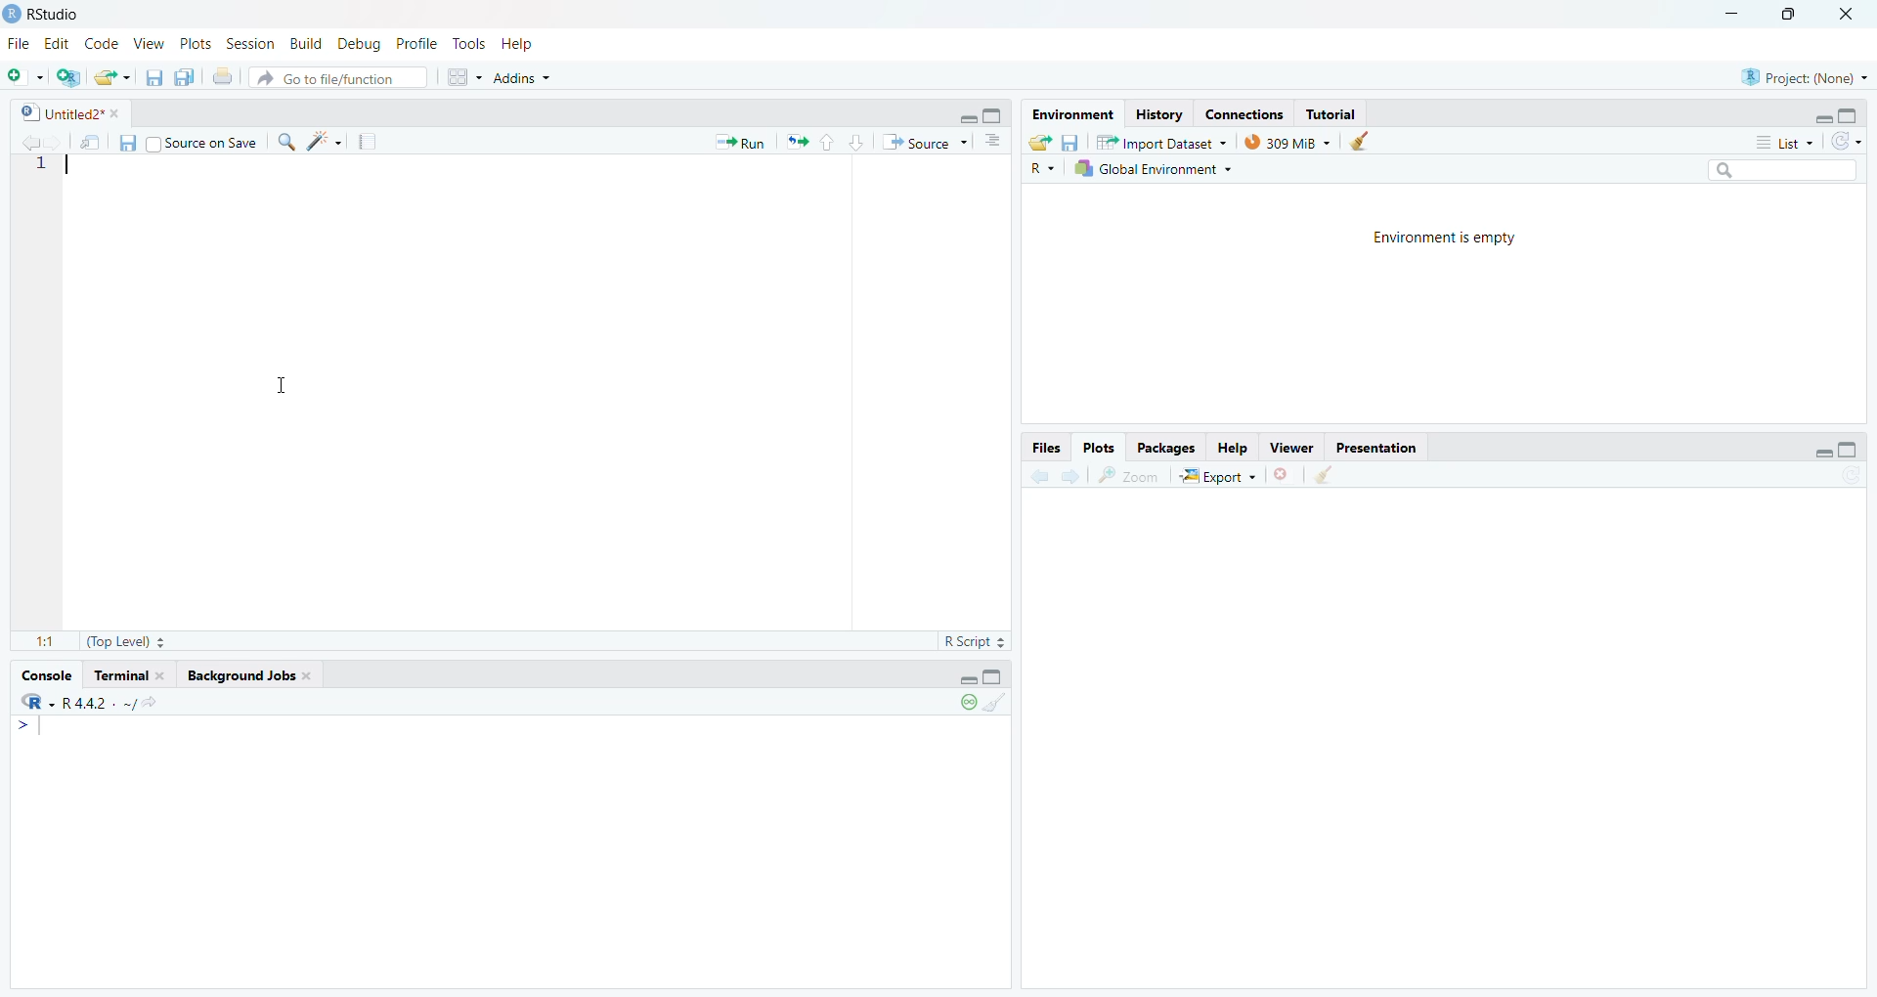  What do you see at coordinates (51, 174) in the screenshot?
I see `1` at bounding box center [51, 174].